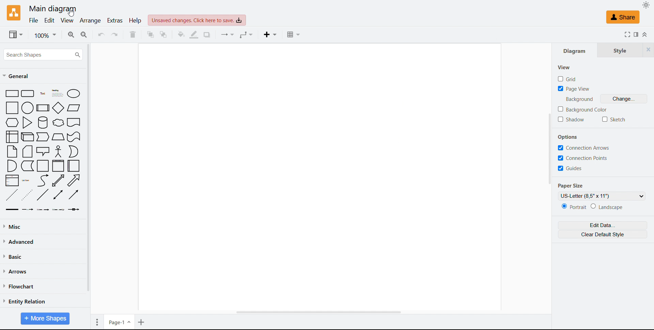 Image resolution: width=654 pixels, height=330 pixels. I want to click on guides , so click(570, 168).